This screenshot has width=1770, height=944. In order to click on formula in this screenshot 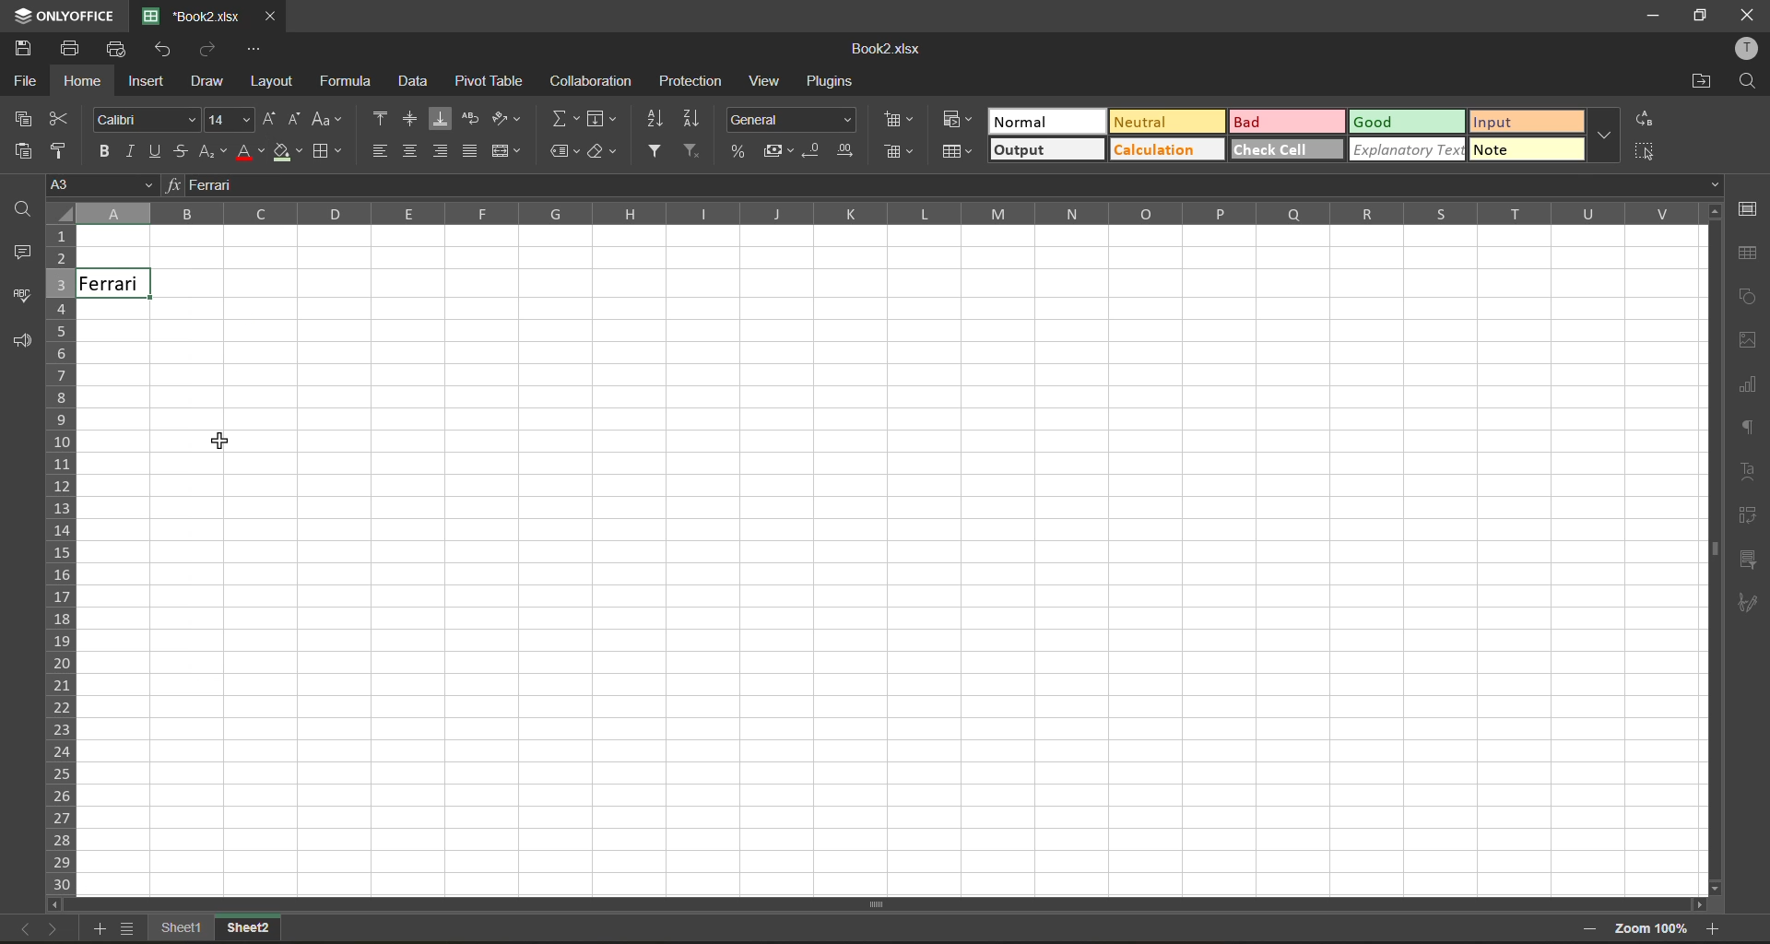, I will do `click(349, 83)`.